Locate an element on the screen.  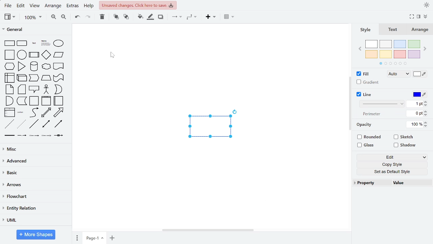
waypoints is located at coordinates (192, 18).